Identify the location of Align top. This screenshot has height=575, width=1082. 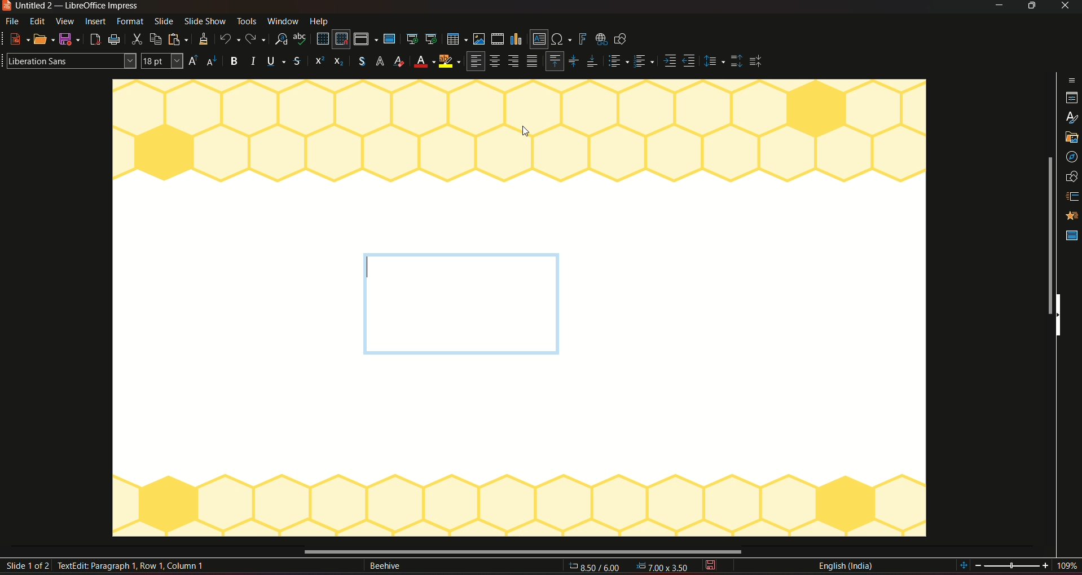
(554, 60).